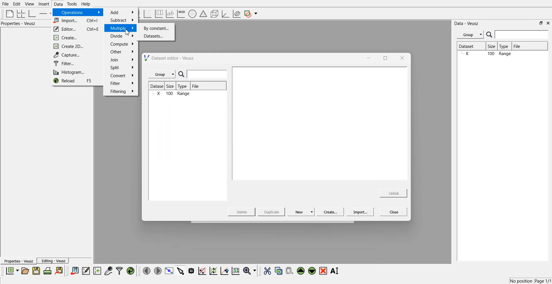 The image size is (552, 284). I want to click on read data points, so click(191, 271).